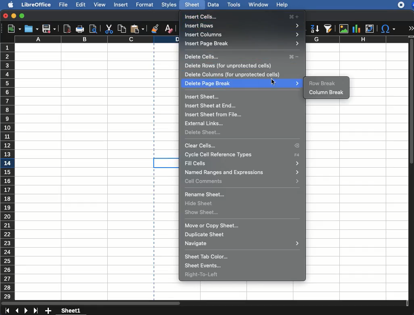 The image size is (414, 315). What do you see at coordinates (205, 266) in the screenshot?
I see `sheet events` at bounding box center [205, 266].